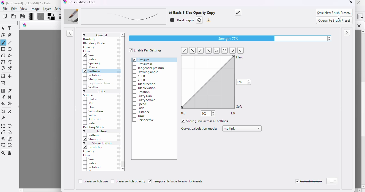 The image size is (365, 192). I want to click on perspective, so click(143, 120).